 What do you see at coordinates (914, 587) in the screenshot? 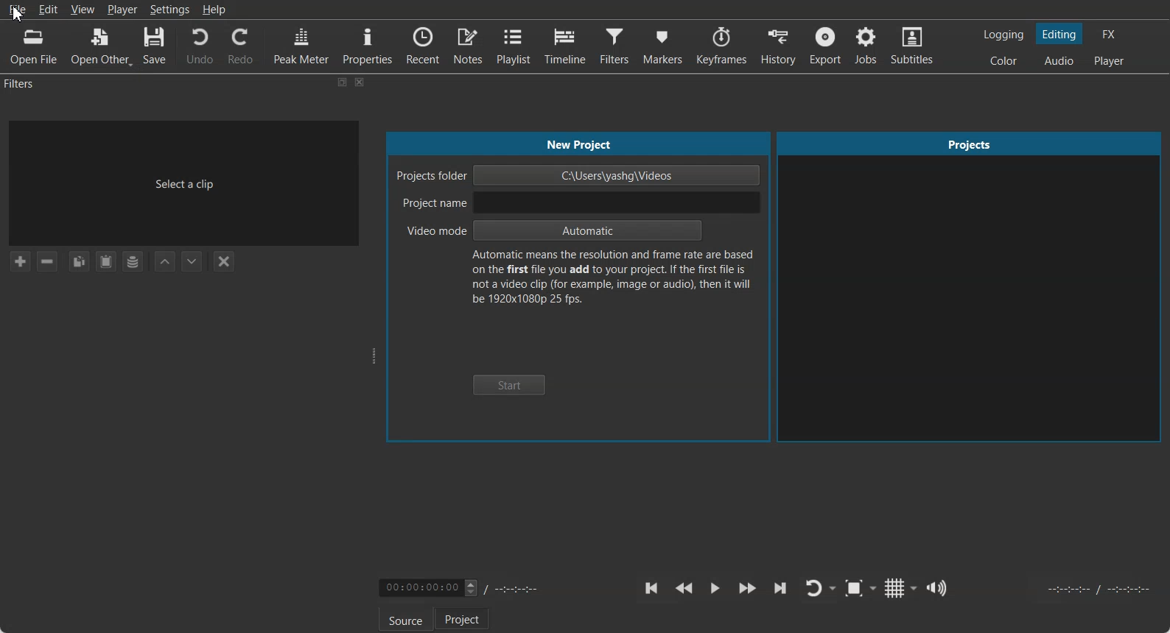
I see `Drop down box` at bounding box center [914, 587].